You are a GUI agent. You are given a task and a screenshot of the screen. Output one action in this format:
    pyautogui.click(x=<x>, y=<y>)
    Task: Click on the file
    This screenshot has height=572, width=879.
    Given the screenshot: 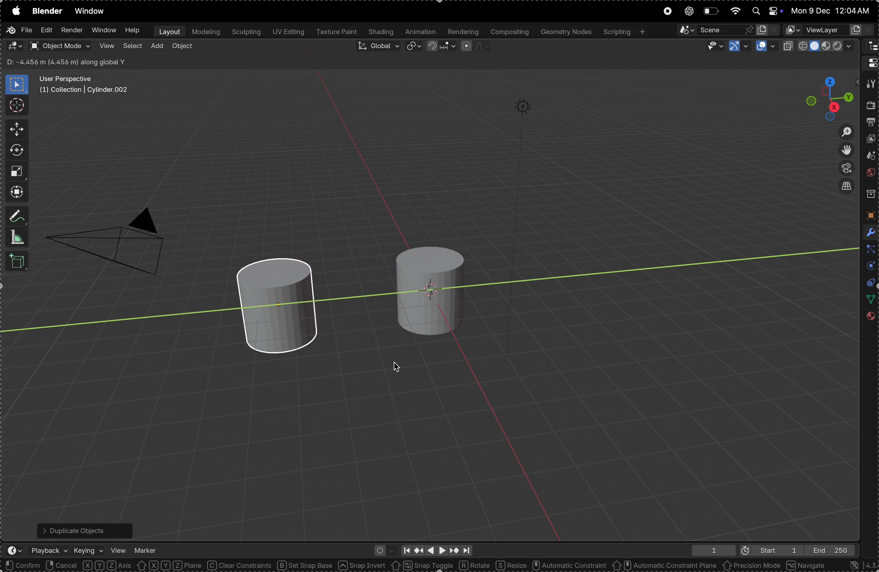 What is the action you would take?
    pyautogui.click(x=19, y=30)
    